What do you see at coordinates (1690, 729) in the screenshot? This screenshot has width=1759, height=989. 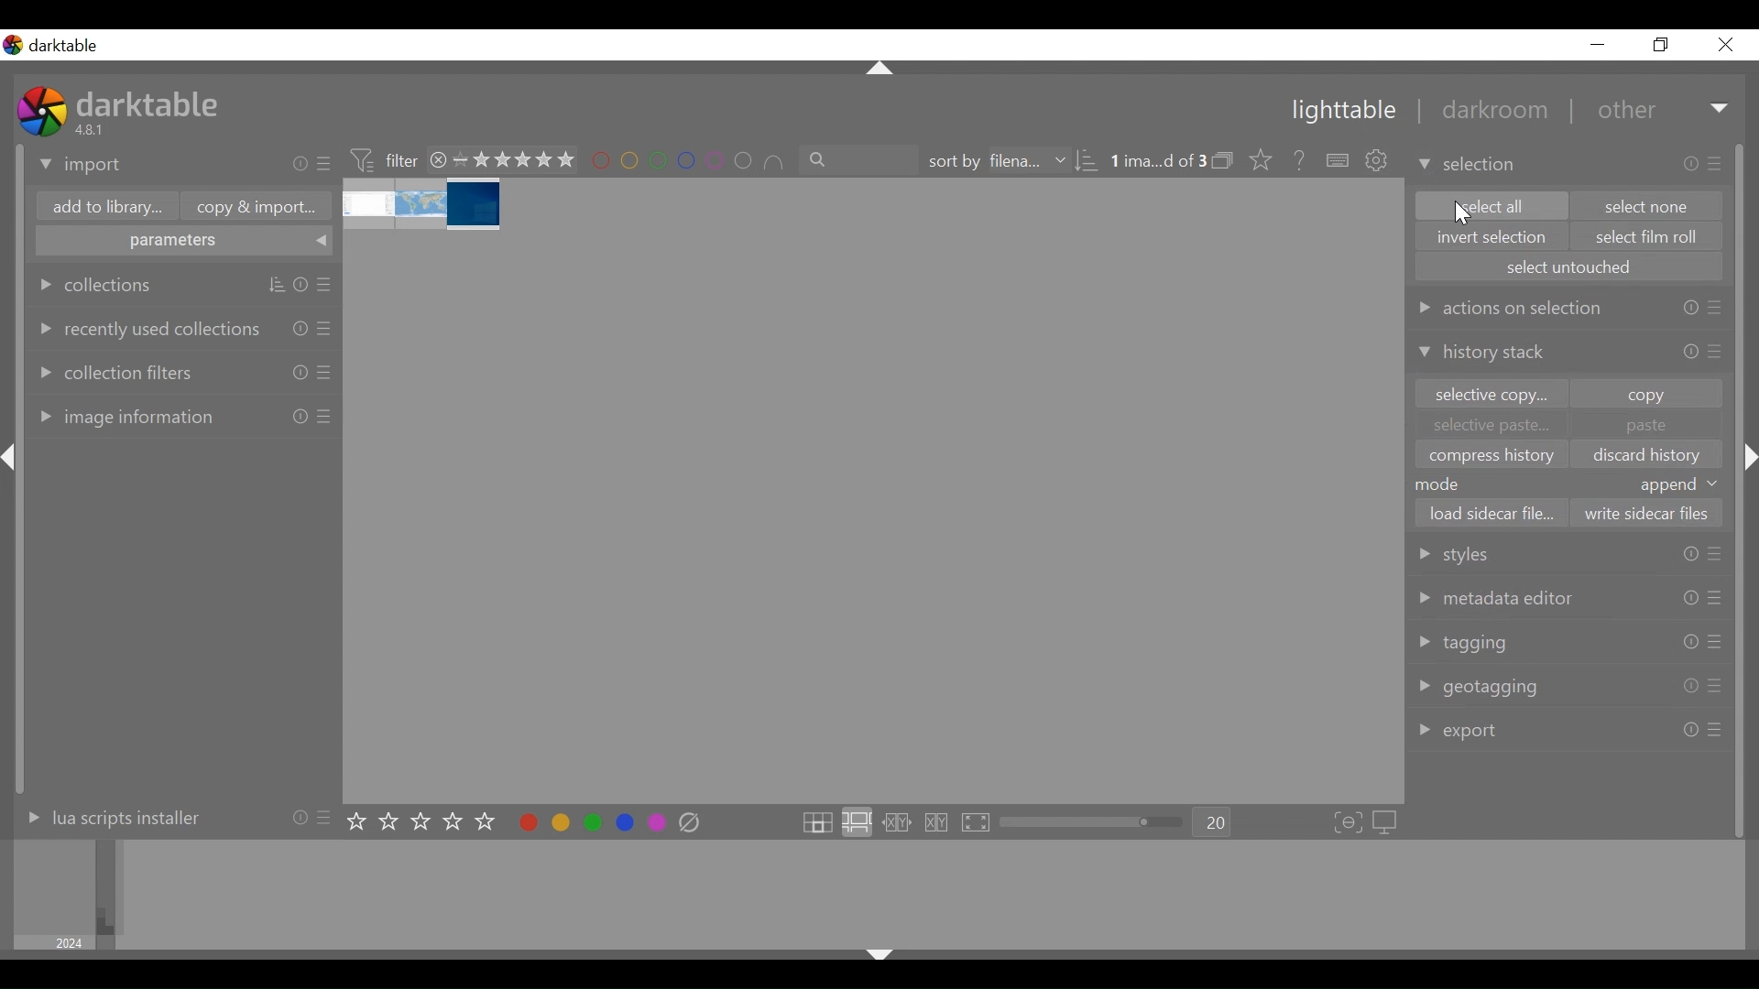 I see `info` at bounding box center [1690, 729].